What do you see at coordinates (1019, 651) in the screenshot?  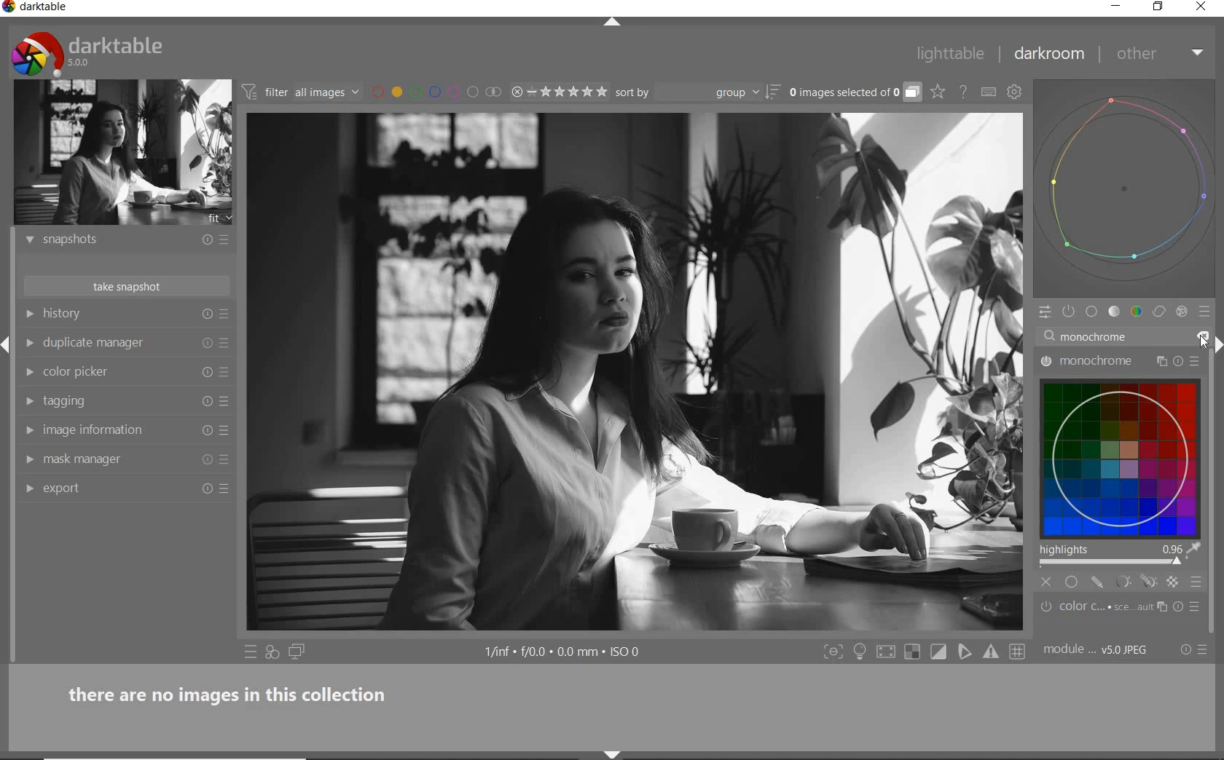 I see `Toggle guide lines` at bounding box center [1019, 651].